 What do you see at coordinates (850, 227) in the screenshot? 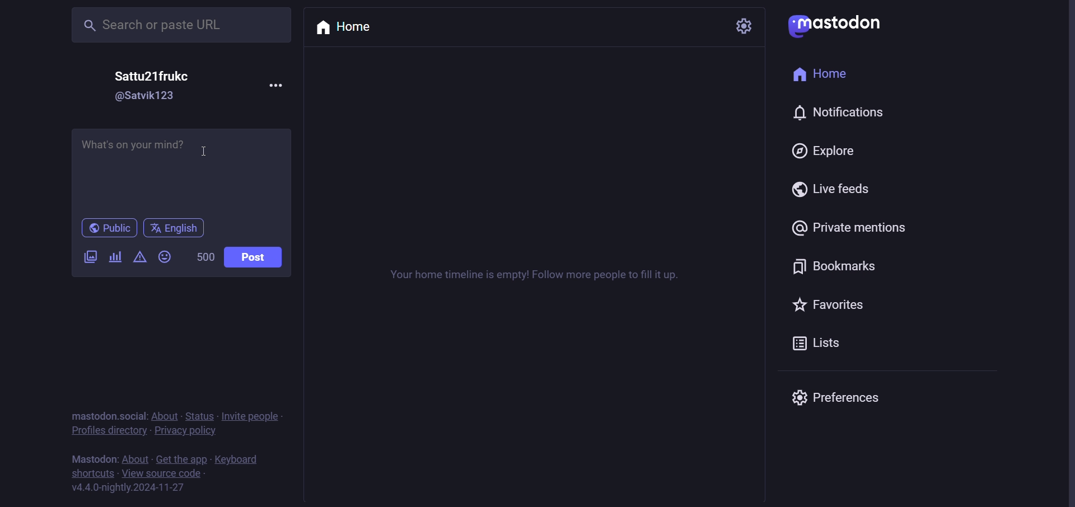
I see `private mentions` at bounding box center [850, 227].